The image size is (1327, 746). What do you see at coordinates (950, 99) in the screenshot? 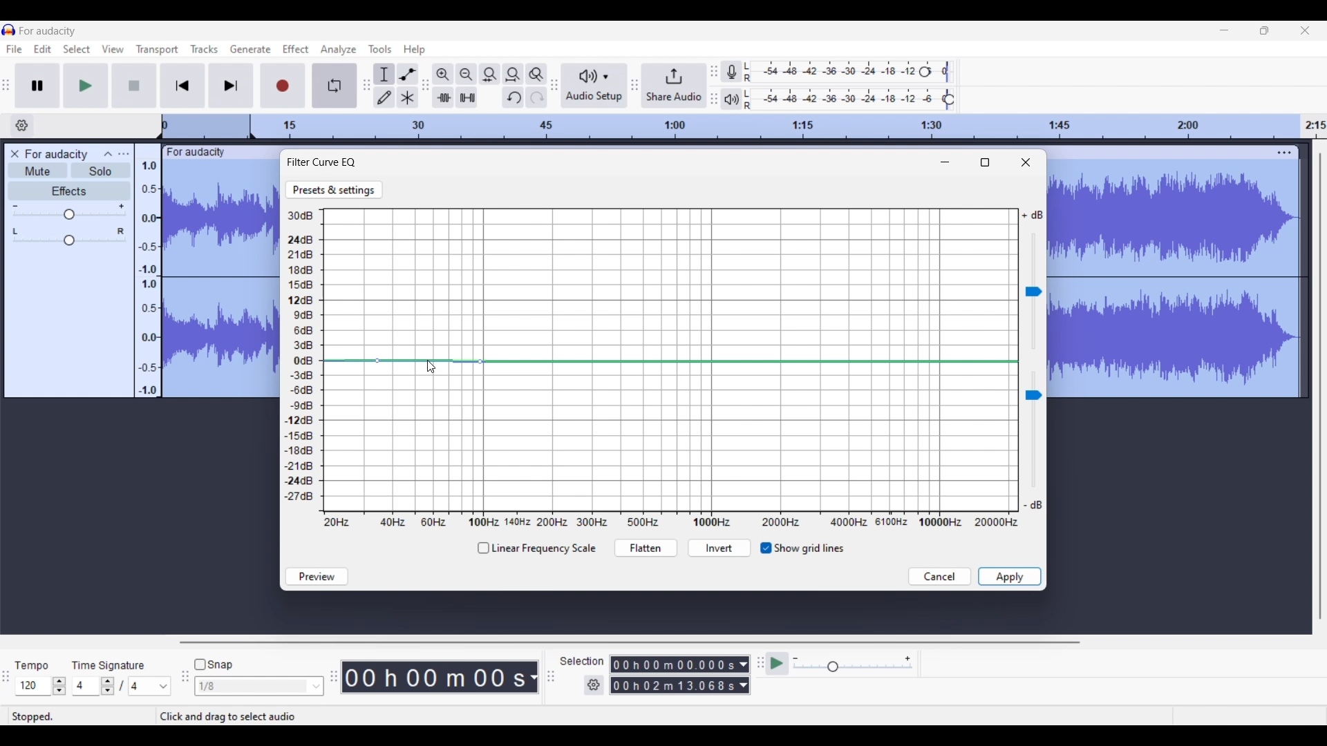
I see `Playback level header` at bounding box center [950, 99].